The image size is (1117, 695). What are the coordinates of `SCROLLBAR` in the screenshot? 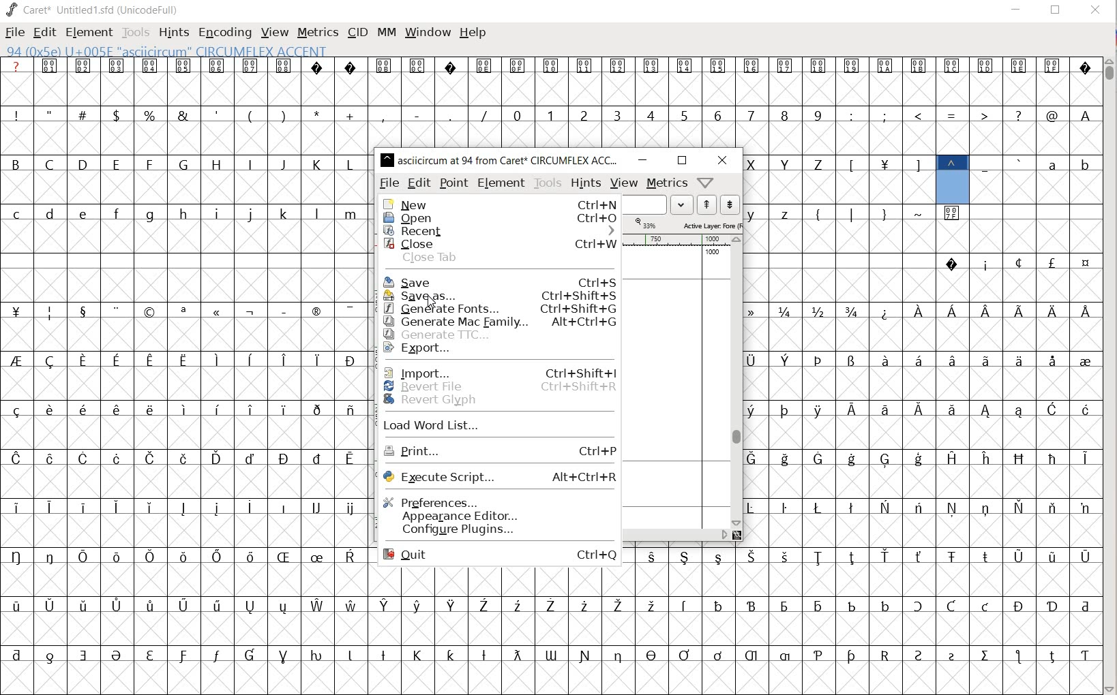 It's located at (683, 536).